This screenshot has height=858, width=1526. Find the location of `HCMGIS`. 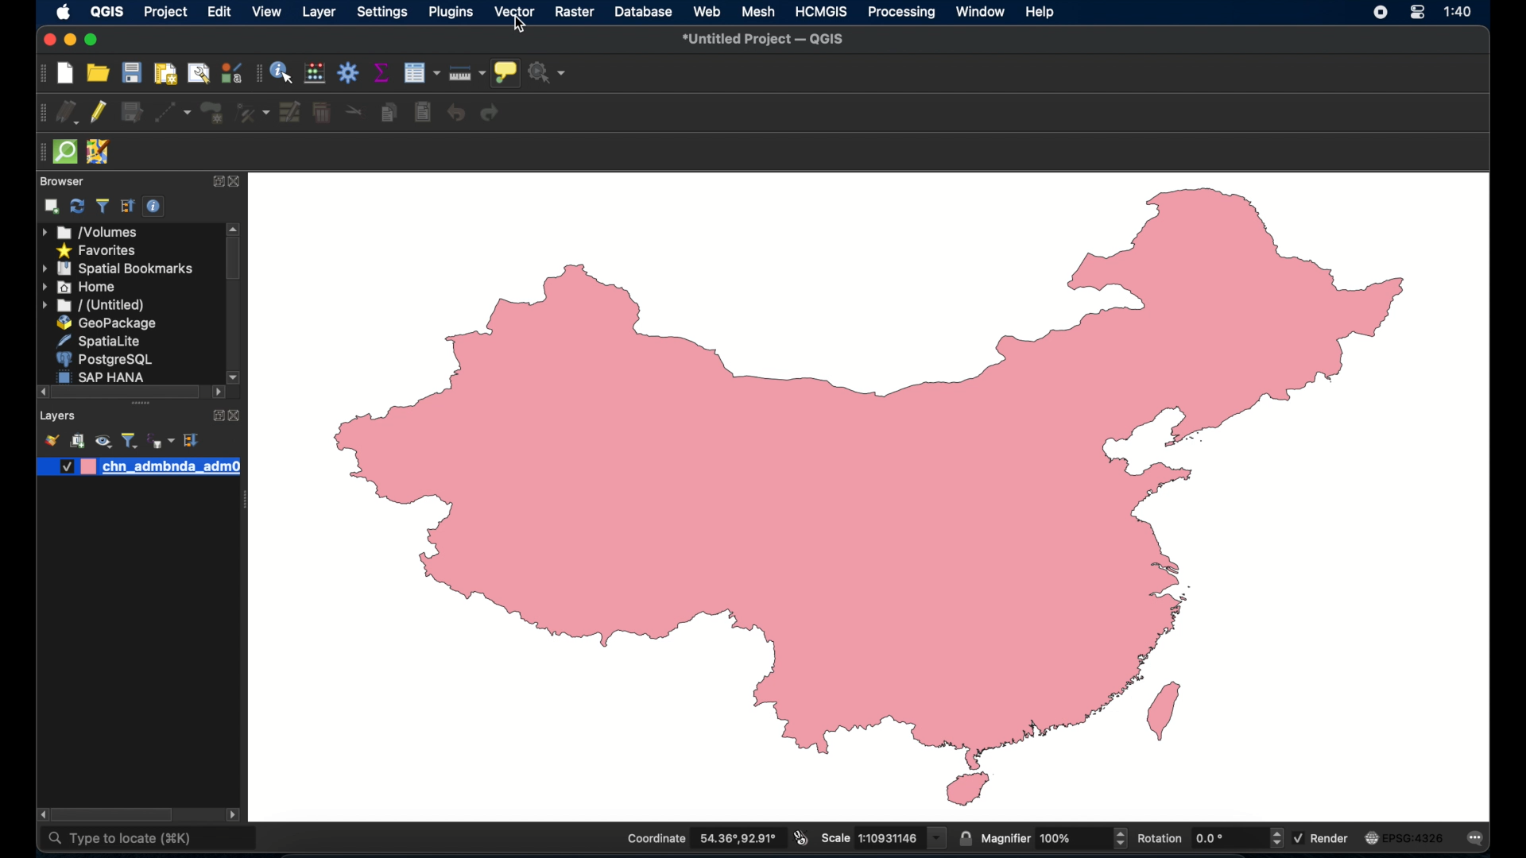

HCMGIS is located at coordinates (821, 11).